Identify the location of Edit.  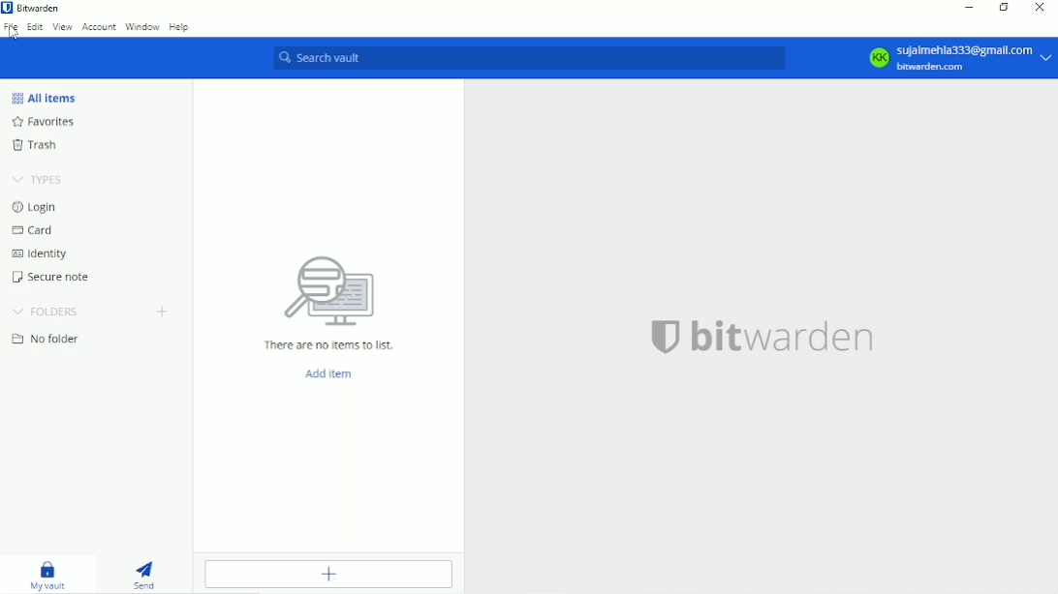
(33, 28).